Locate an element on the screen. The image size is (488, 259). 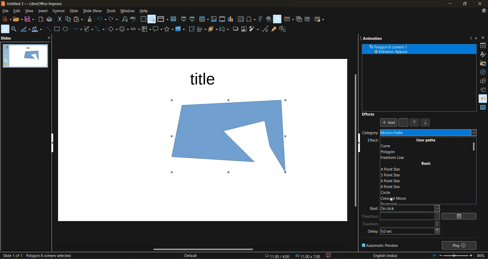
styles is located at coordinates (482, 54).